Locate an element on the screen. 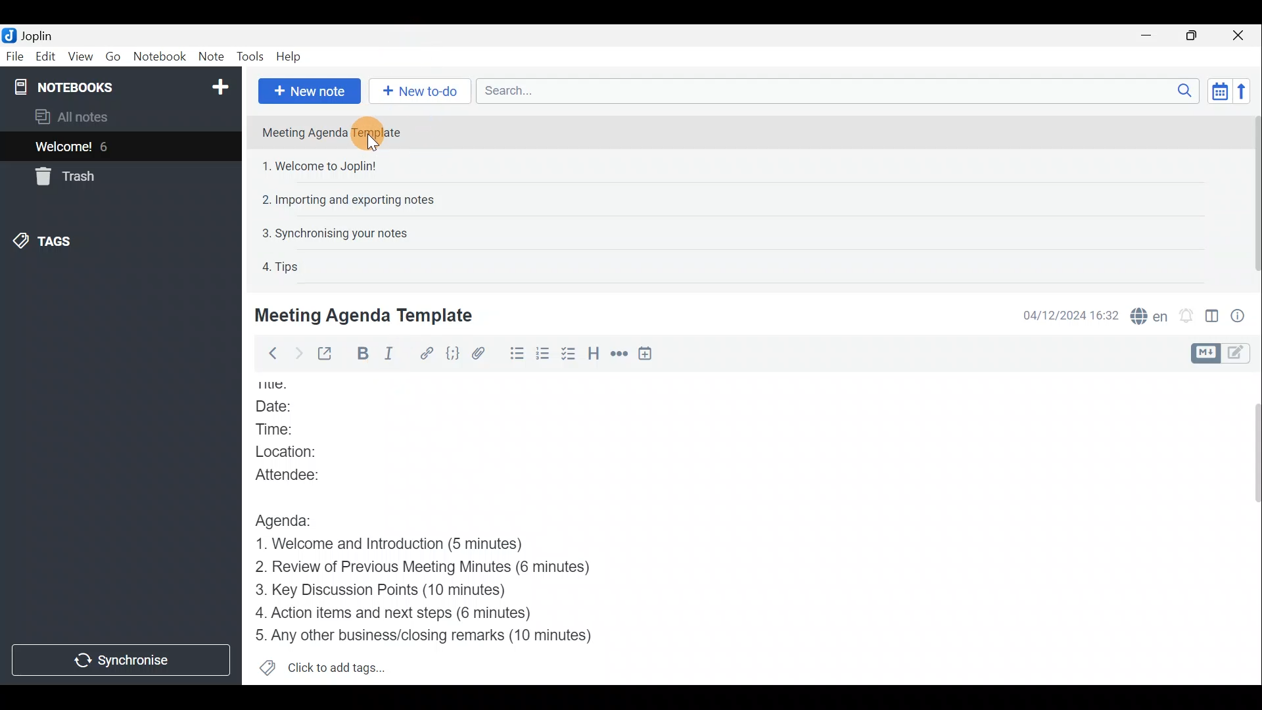 The height and width of the screenshot is (710, 1262). Minimise is located at coordinates (1148, 35).